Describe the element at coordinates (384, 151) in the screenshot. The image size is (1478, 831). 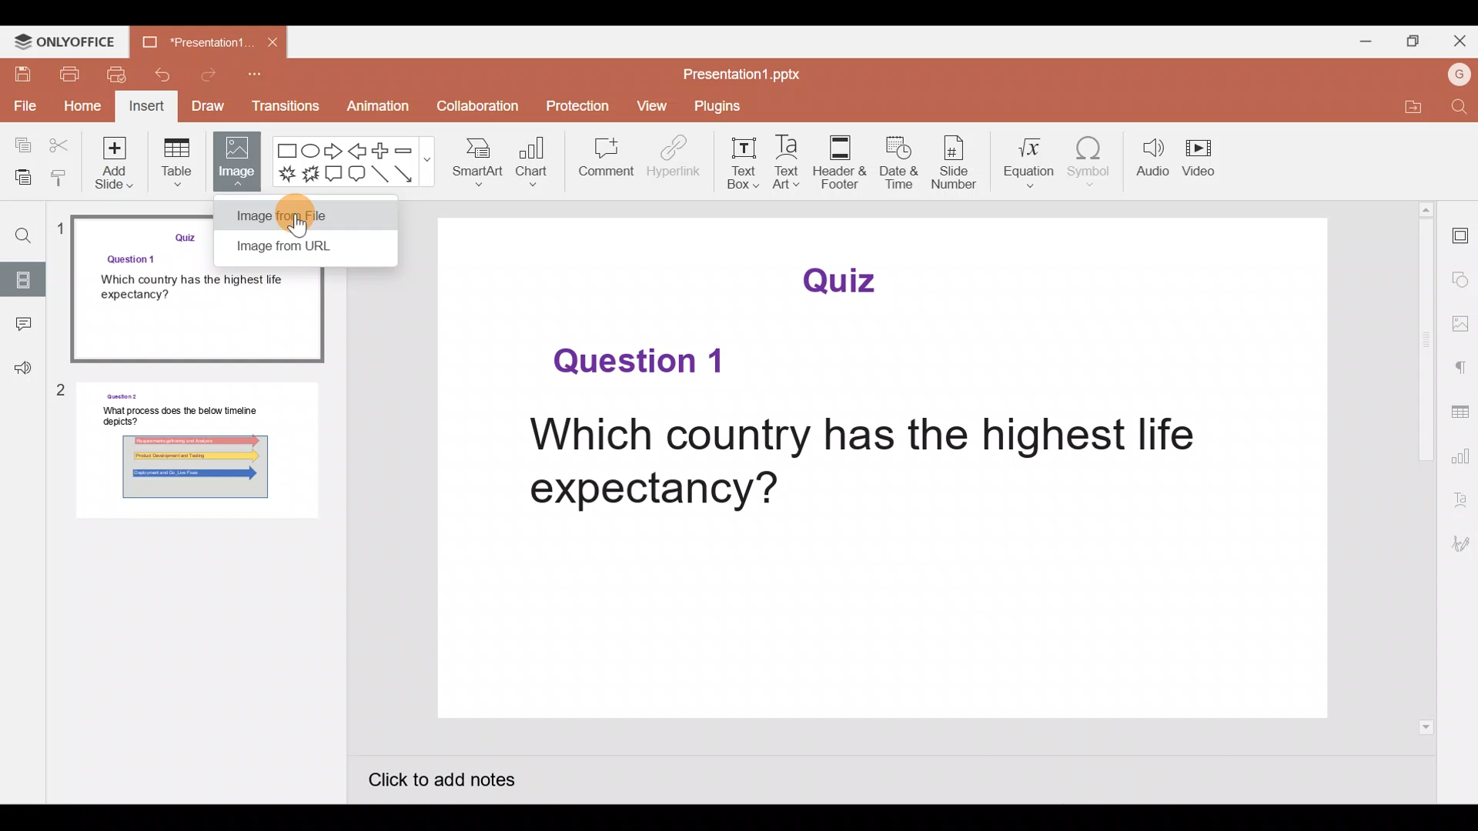
I see `Plus` at that location.